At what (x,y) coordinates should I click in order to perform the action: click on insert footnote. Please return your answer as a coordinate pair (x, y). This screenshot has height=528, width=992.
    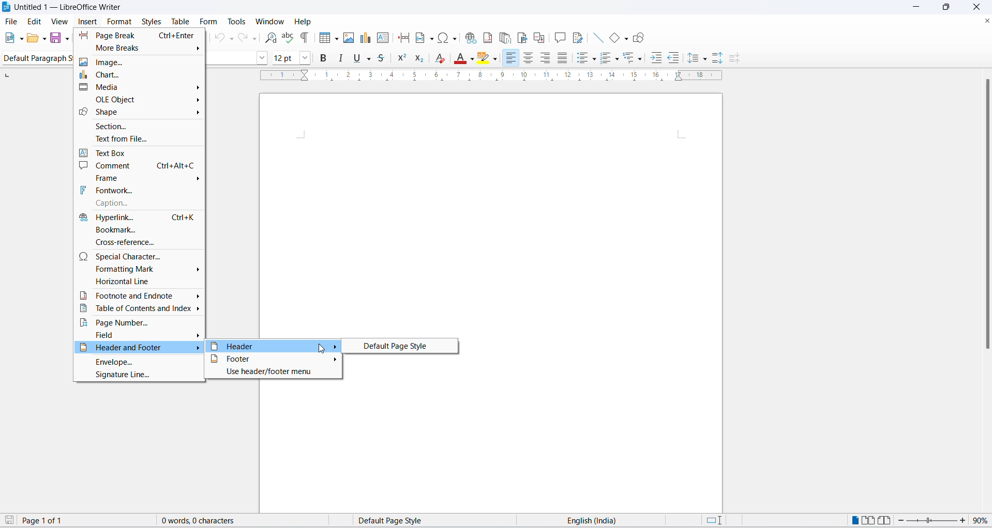
    Looking at the image, I should click on (488, 37).